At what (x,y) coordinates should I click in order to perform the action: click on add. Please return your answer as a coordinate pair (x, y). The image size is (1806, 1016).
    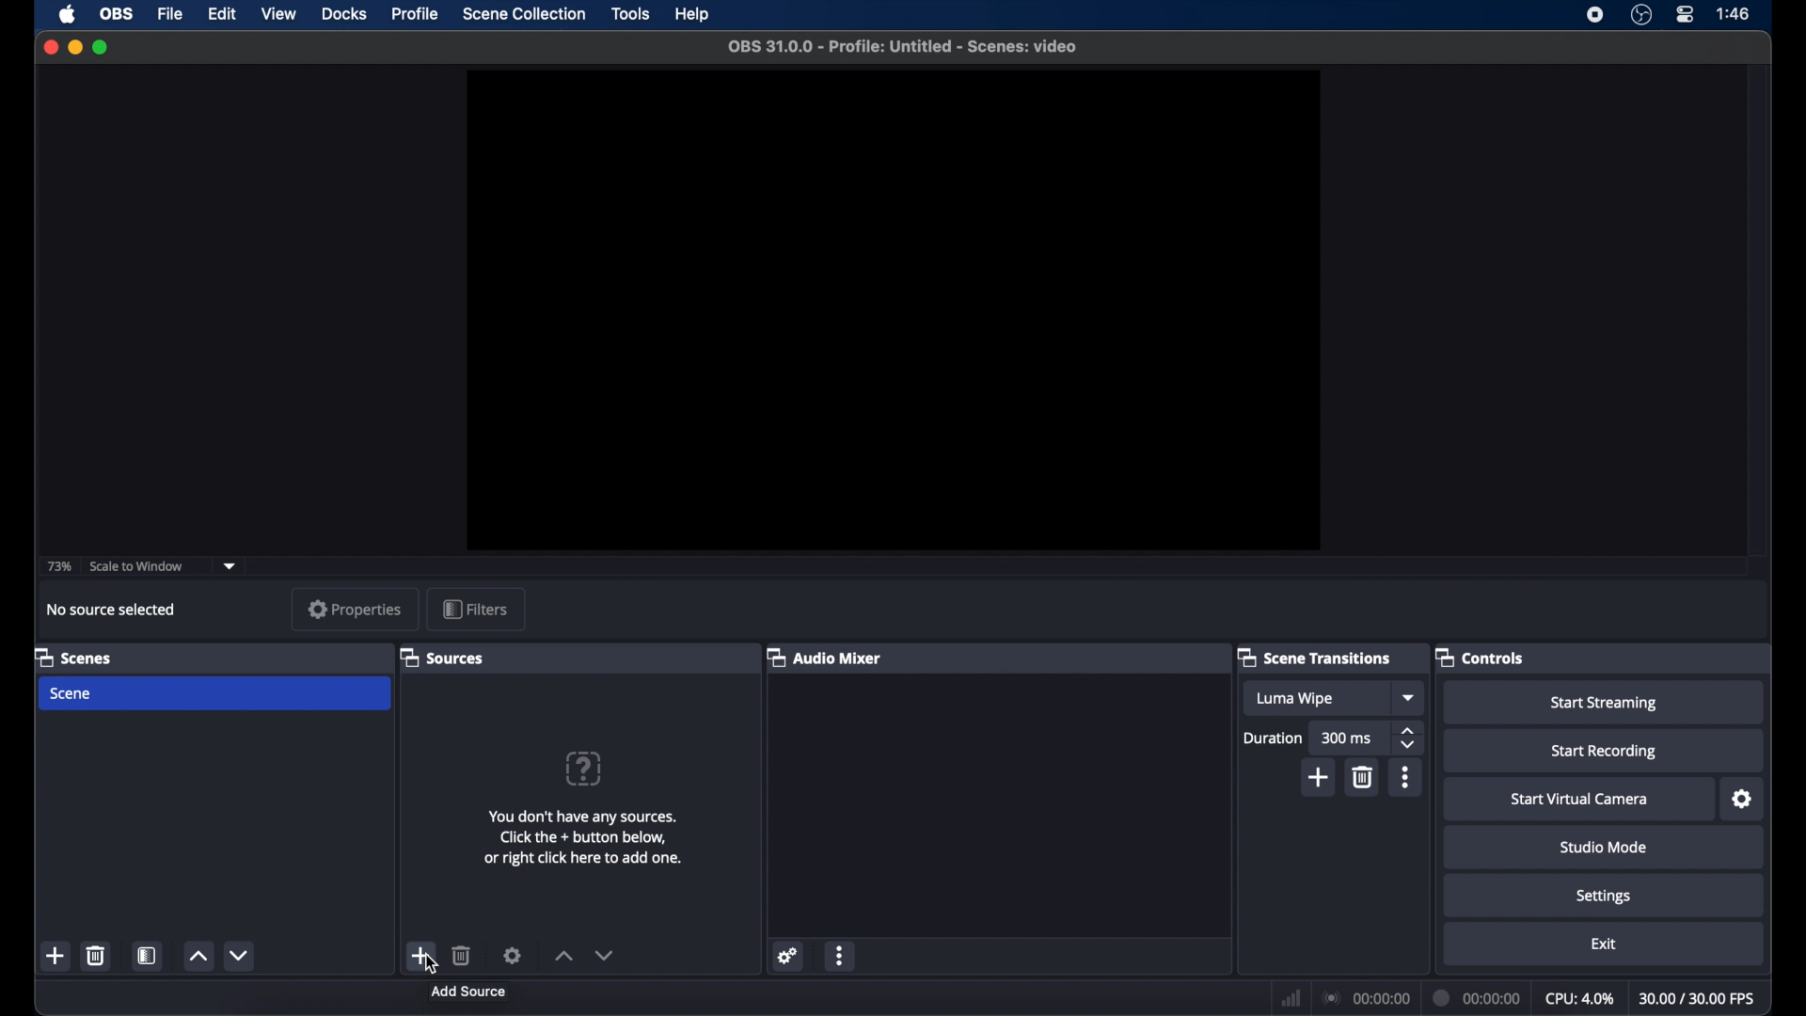
    Looking at the image, I should click on (420, 955).